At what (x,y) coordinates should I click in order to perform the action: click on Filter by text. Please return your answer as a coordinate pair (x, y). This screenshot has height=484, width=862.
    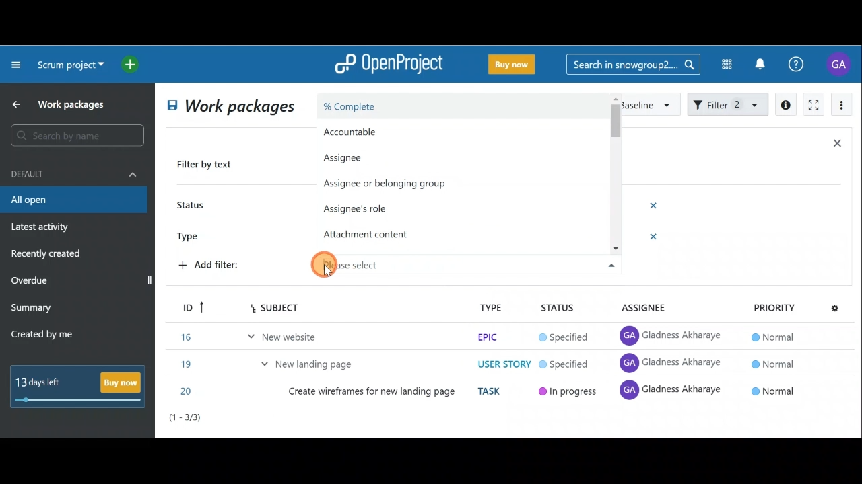
    Looking at the image, I should click on (210, 165).